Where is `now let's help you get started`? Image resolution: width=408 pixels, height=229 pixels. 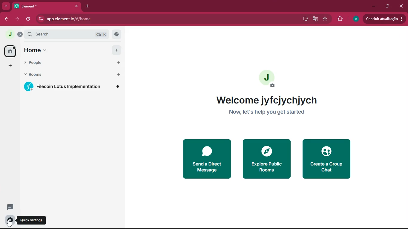 now let's help you get started is located at coordinates (269, 112).